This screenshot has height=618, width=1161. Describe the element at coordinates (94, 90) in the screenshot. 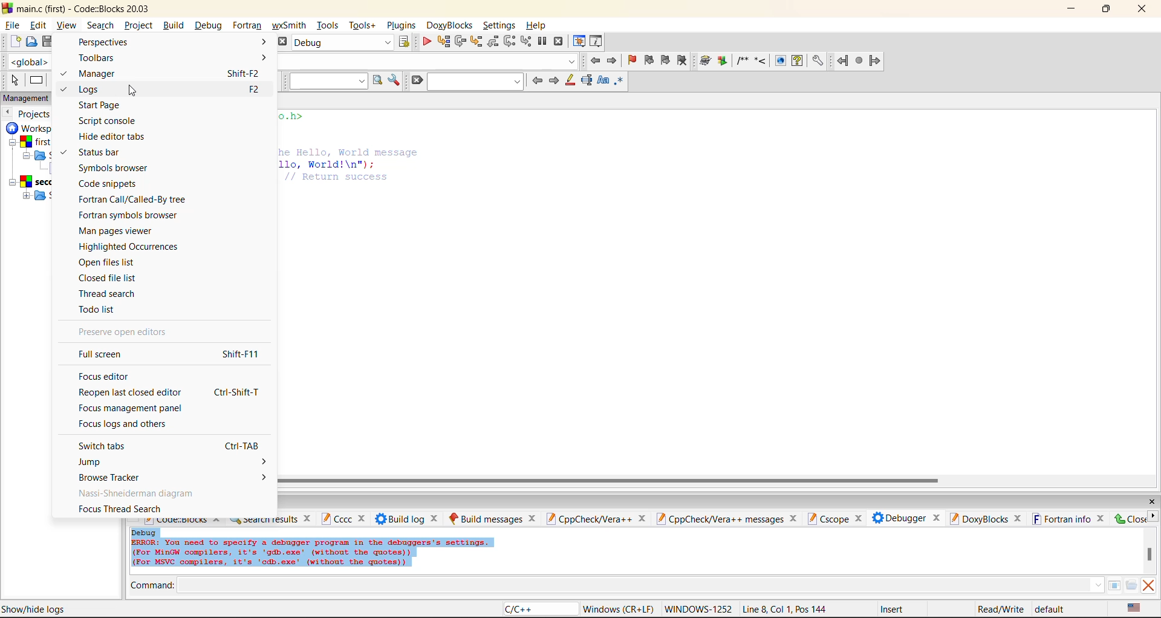

I see `logs` at that location.